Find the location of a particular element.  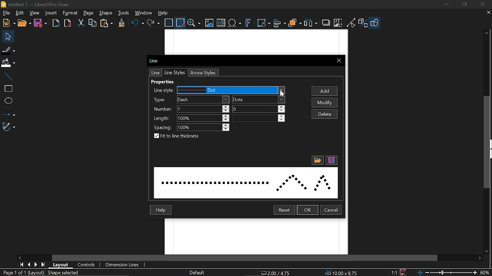

dotted lines is located at coordinates (246, 182).